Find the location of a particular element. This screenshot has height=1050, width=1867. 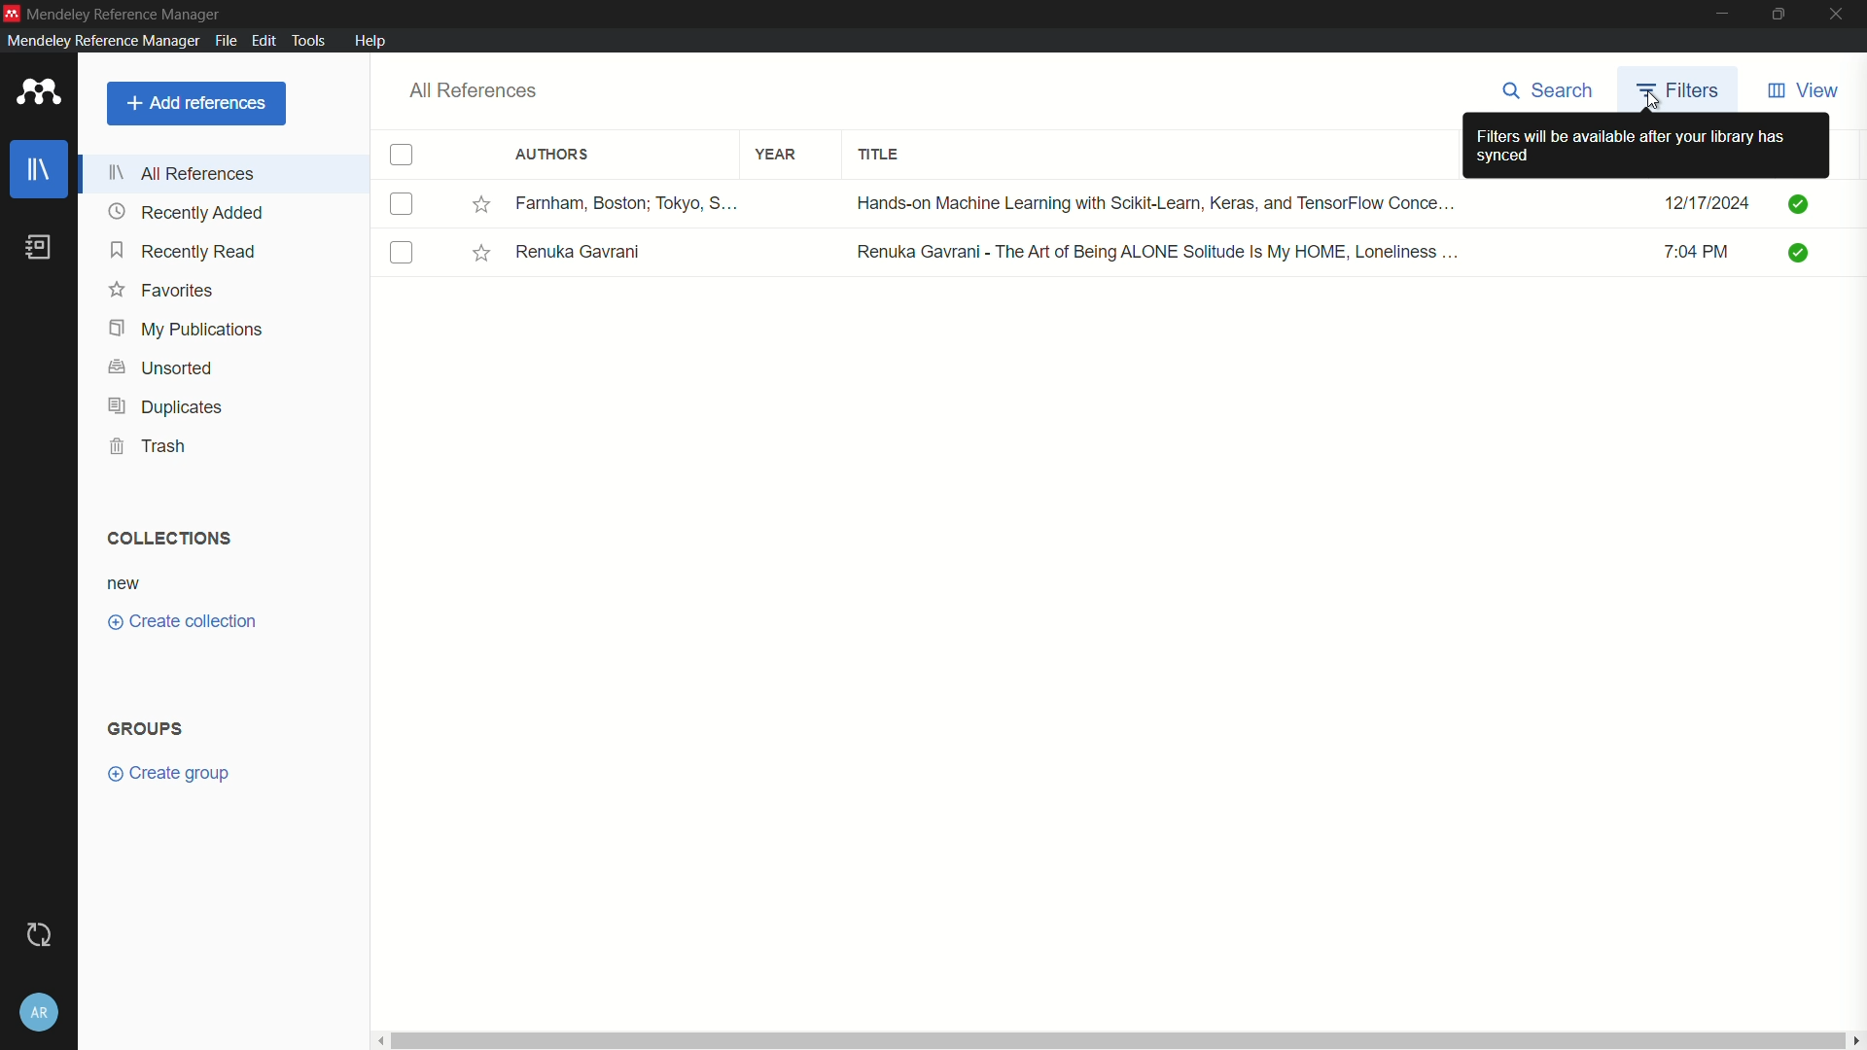

recently added is located at coordinates (189, 214).